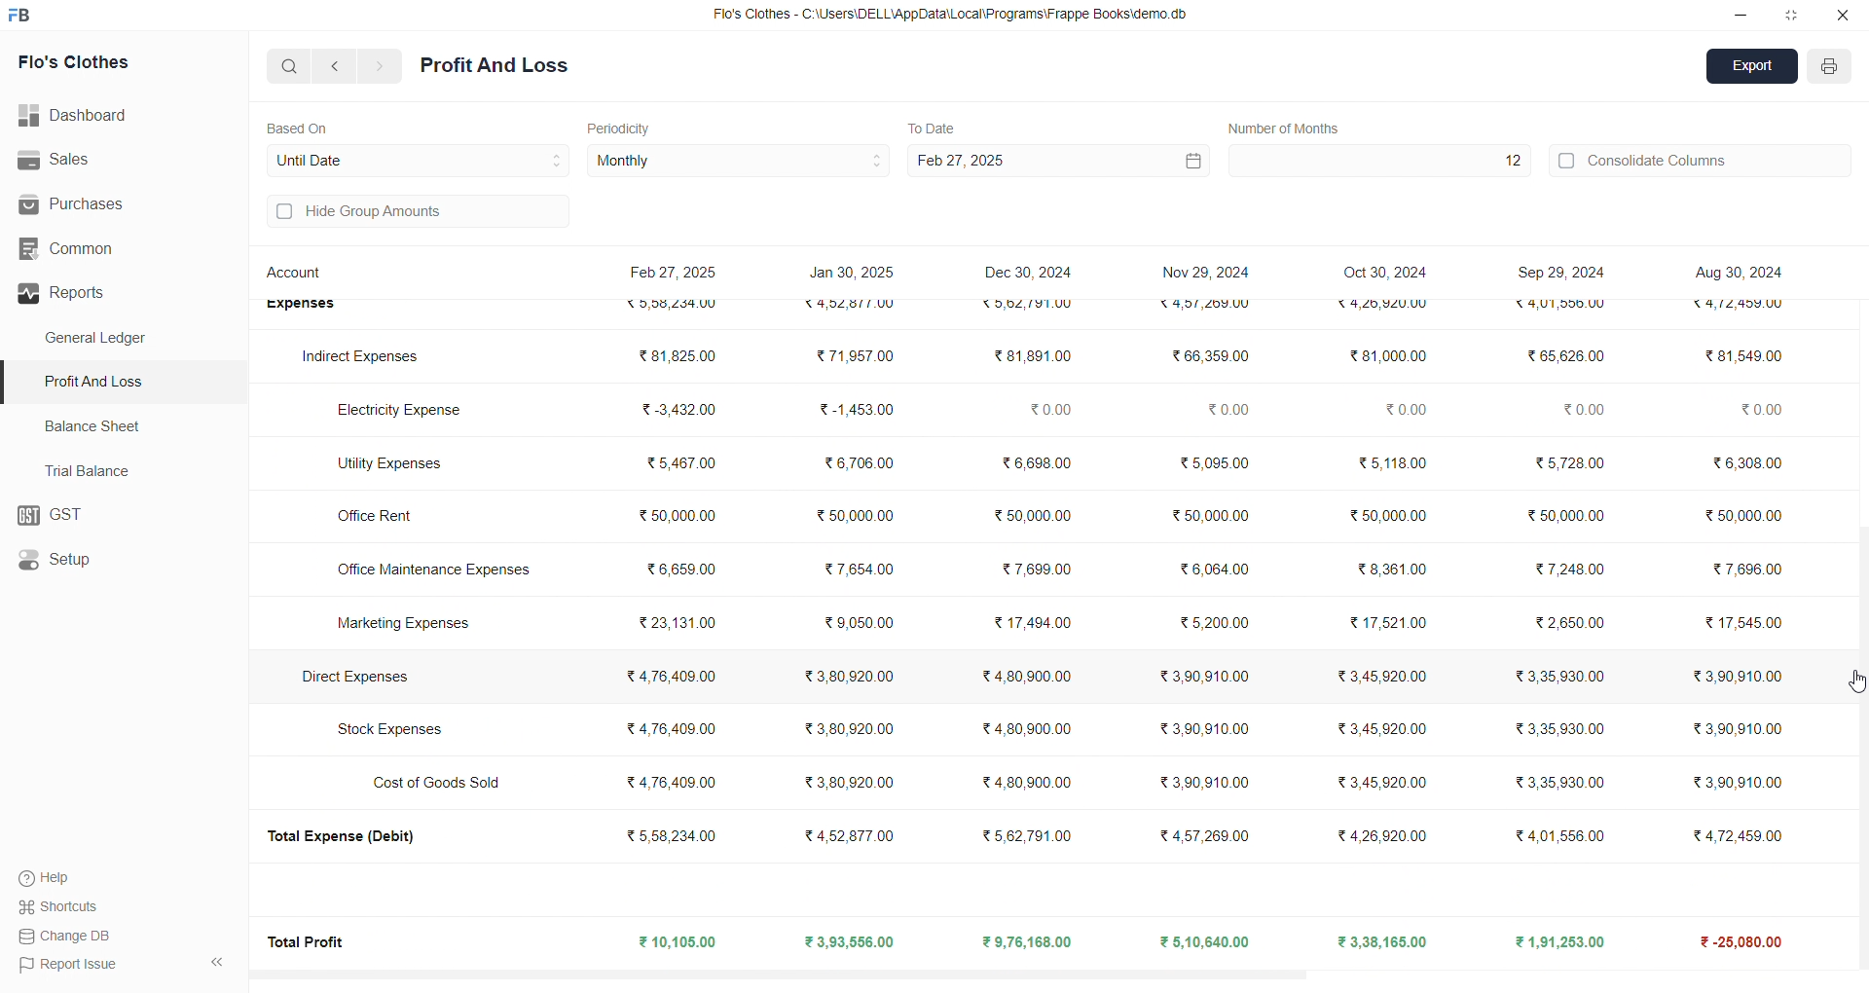 The image size is (1869, 993). Describe the element at coordinates (216, 963) in the screenshot. I see `collapse sidebar` at that location.